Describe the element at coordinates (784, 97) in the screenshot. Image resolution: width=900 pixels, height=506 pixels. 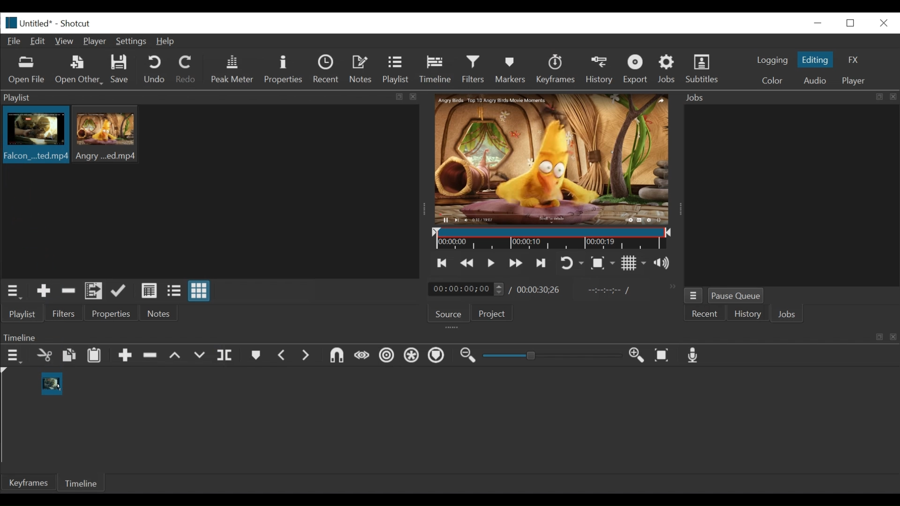
I see `Jobs menu` at that location.